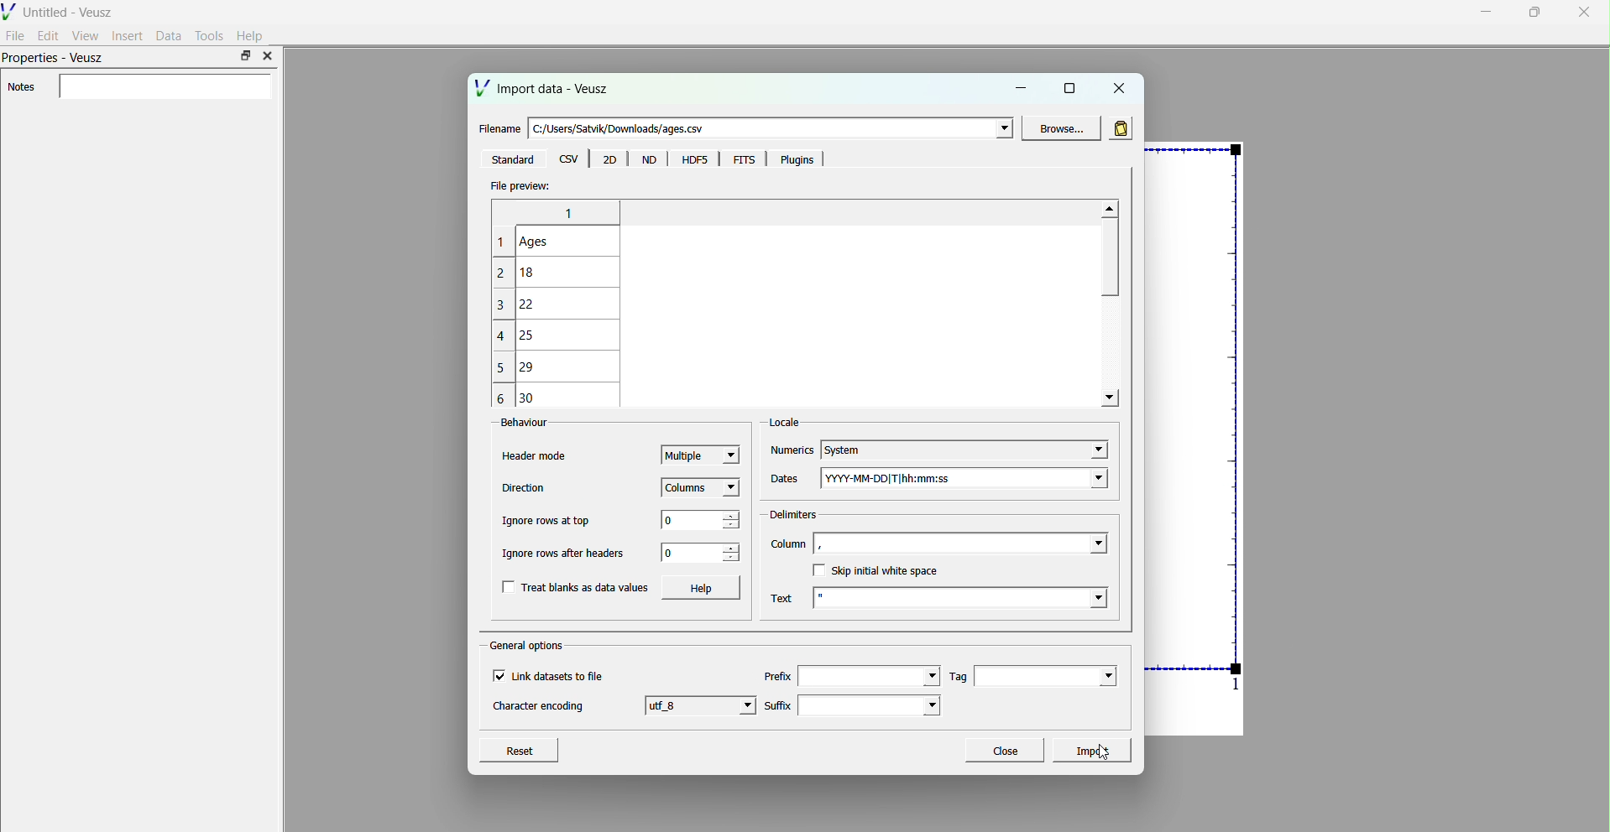  What do you see at coordinates (963, 543) in the screenshot?
I see `column field` at bounding box center [963, 543].